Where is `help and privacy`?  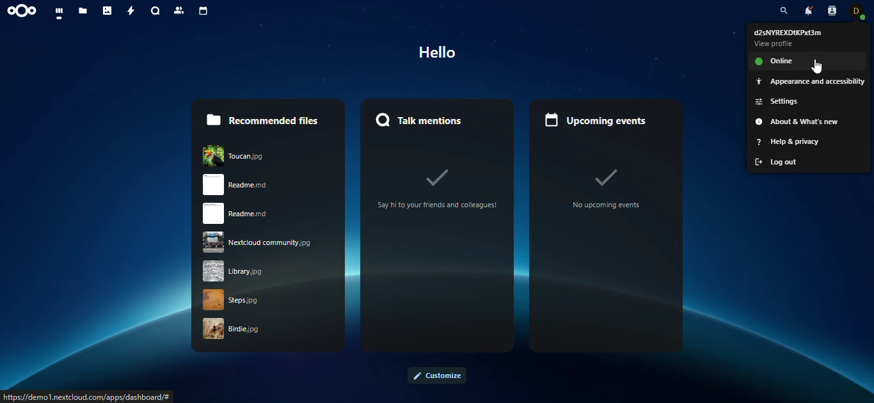 help and privacy is located at coordinates (793, 141).